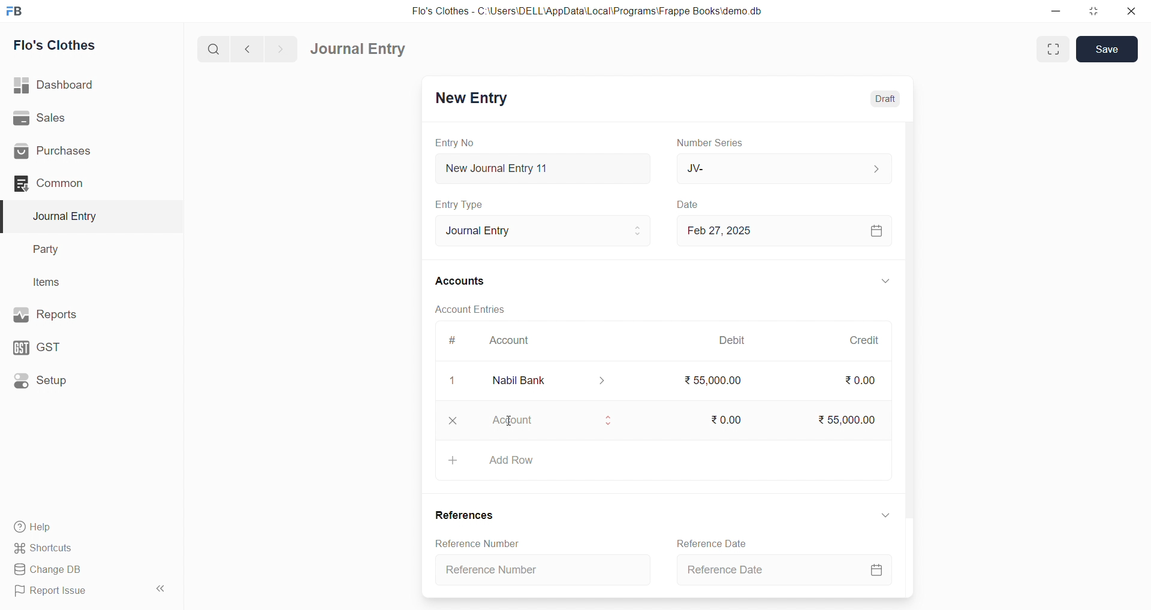 The width and height of the screenshot is (1151, 610). What do you see at coordinates (51, 282) in the screenshot?
I see `Items` at bounding box center [51, 282].